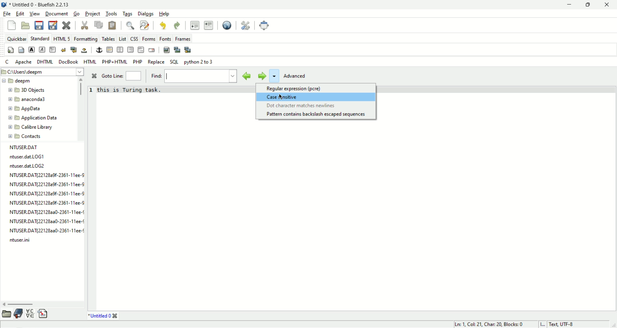 The image size is (617, 328). I want to click on HTML, so click(91, 61).